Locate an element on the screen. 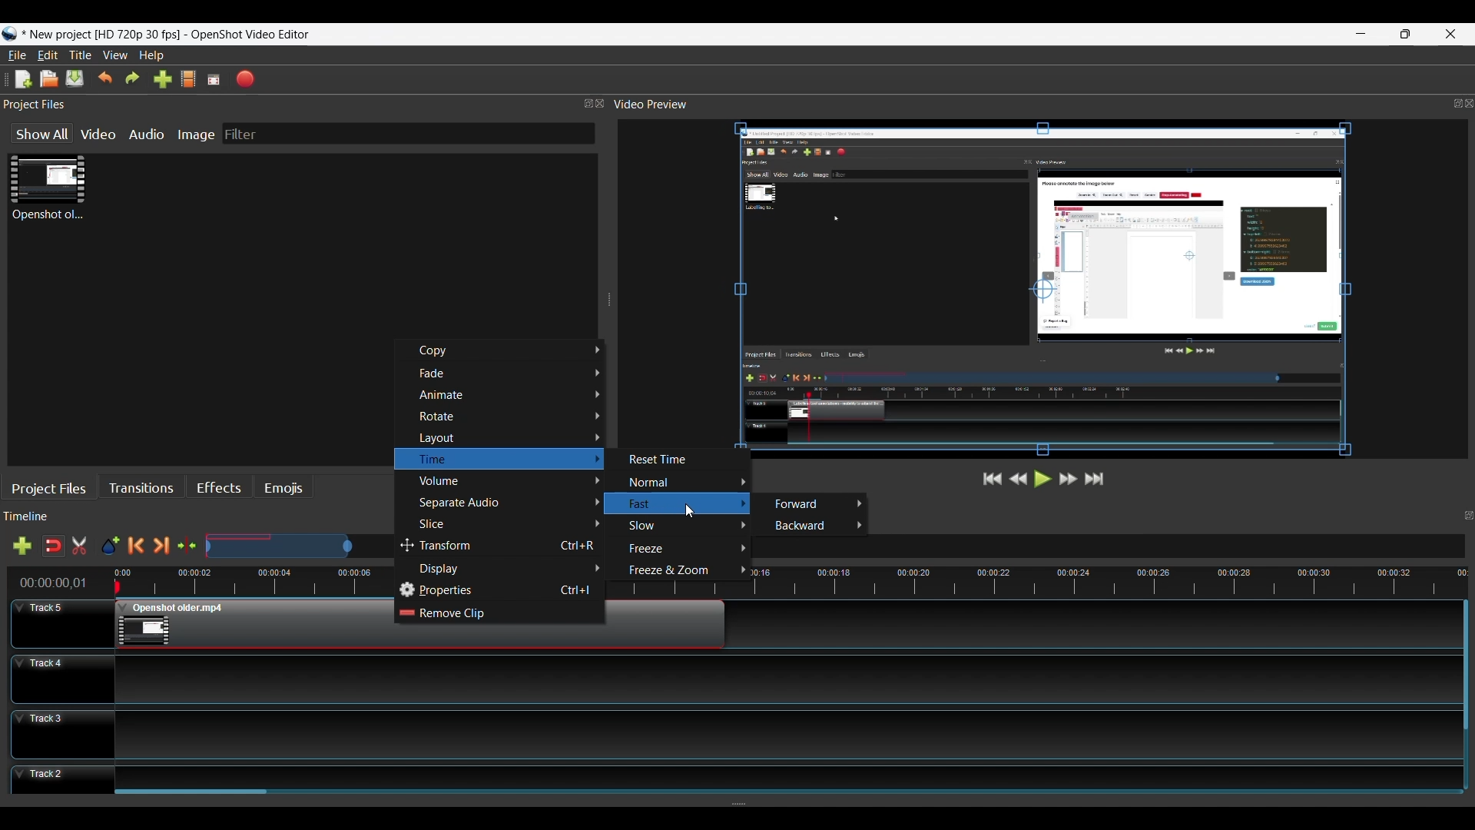 Image resolution: width=1475 pixels, height=830 pixels. Separate Audio is located at coordinates (509, 505).